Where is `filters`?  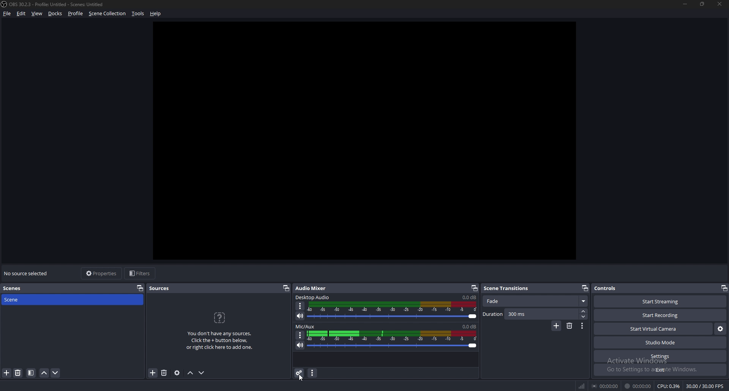 filters is located at coordinates (141, 273).